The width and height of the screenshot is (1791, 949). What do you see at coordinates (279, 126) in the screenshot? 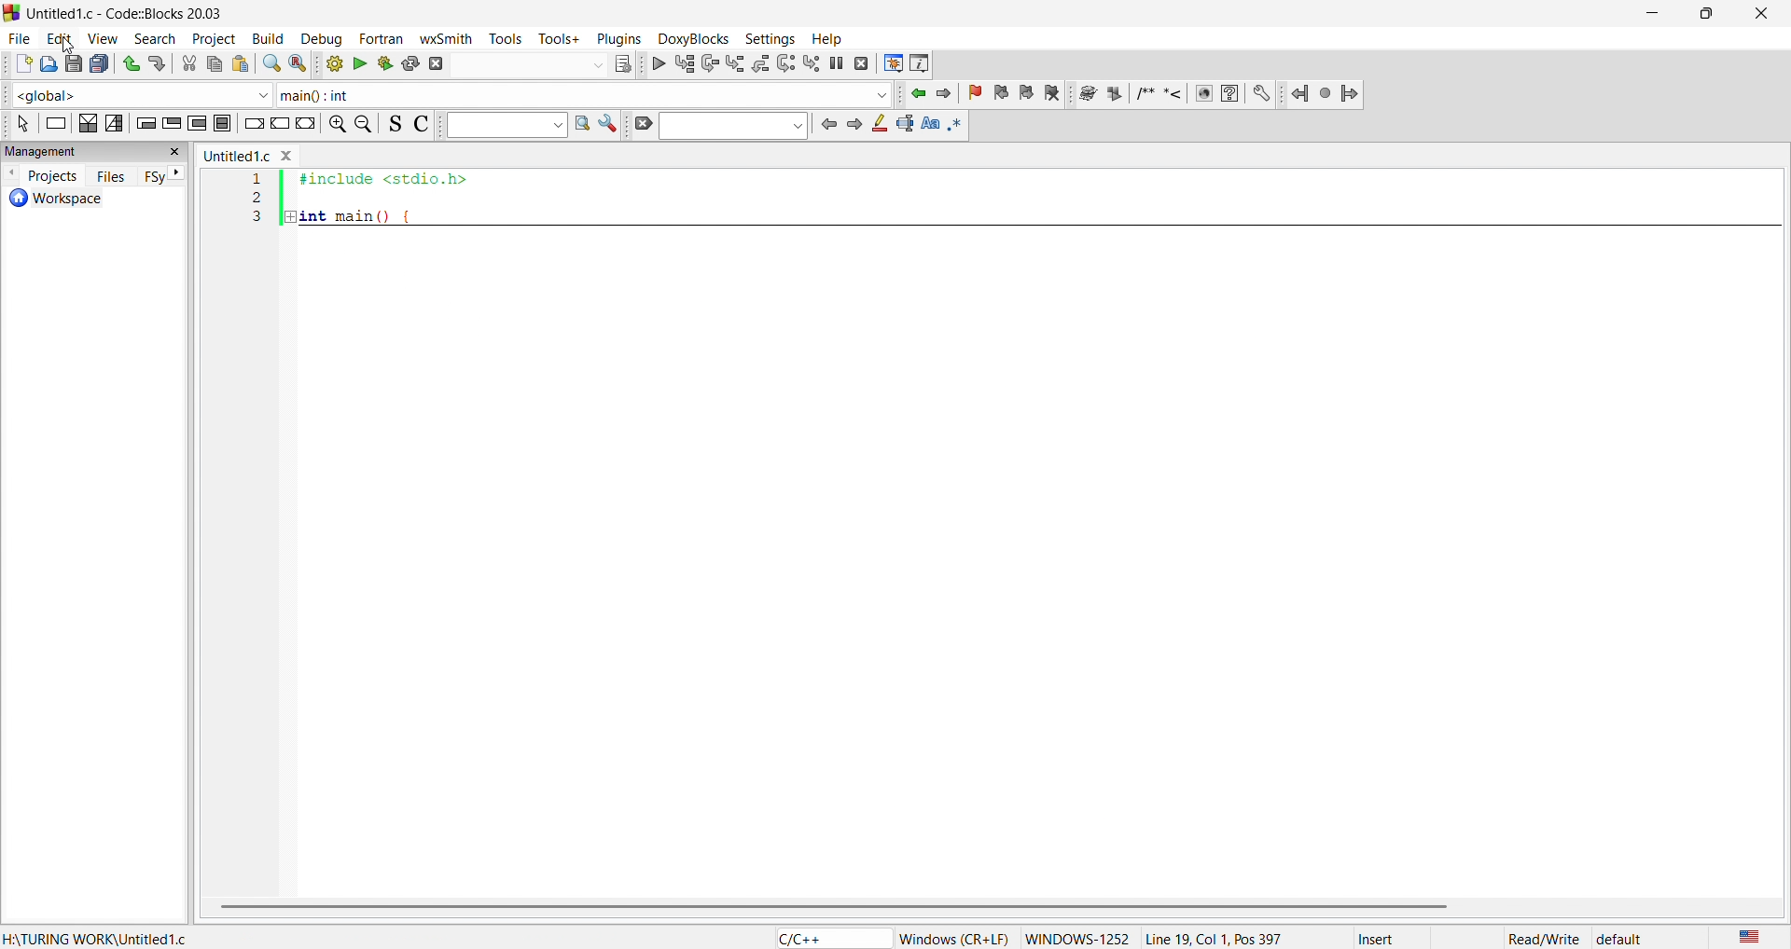
I see `continue instruction` at bounding box center [279, 126].